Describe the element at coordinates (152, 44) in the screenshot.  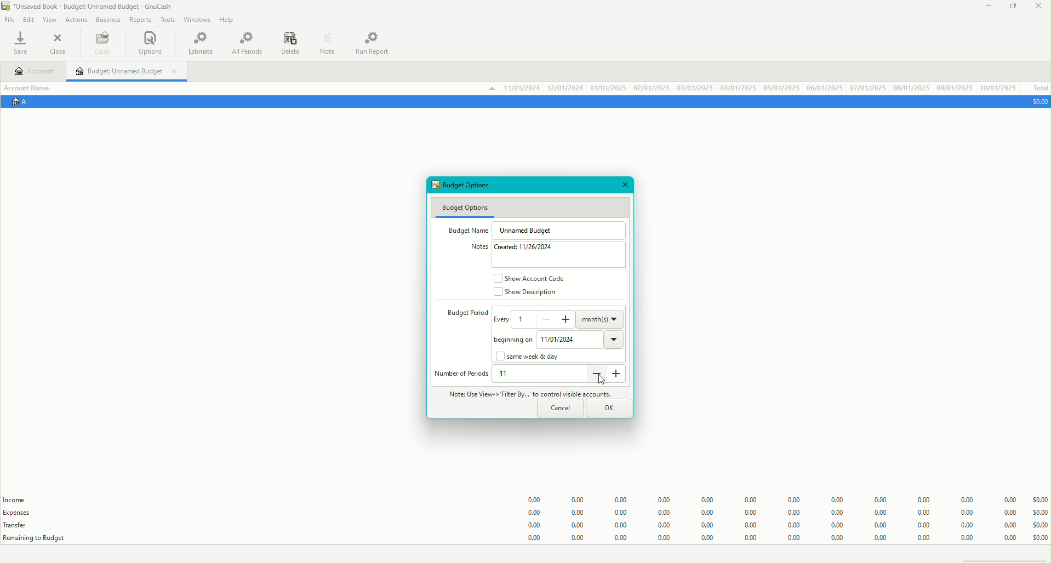
I see `Options` at that location.